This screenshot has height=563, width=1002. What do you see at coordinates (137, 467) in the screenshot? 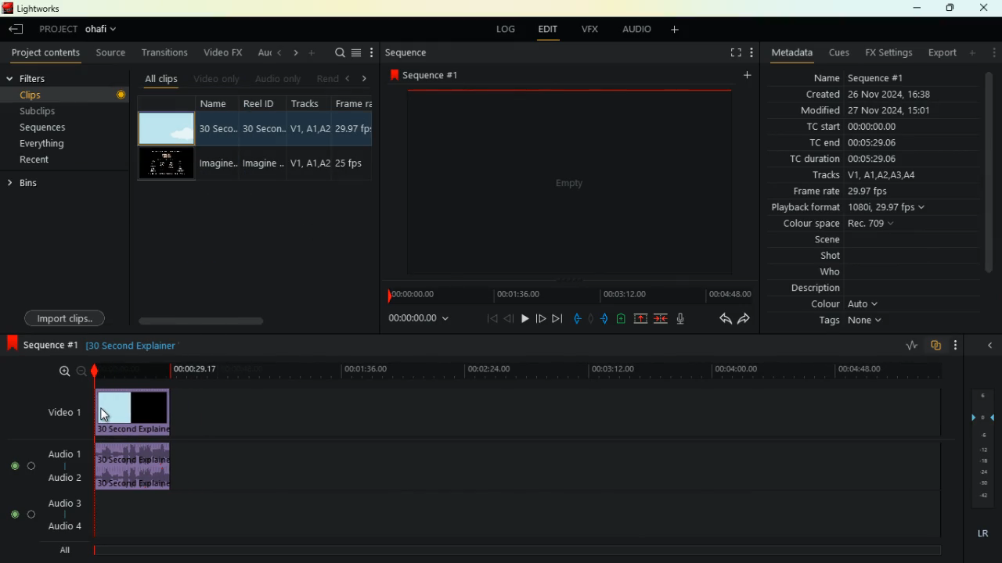
I see `audio` at bounding box center [137, 467].